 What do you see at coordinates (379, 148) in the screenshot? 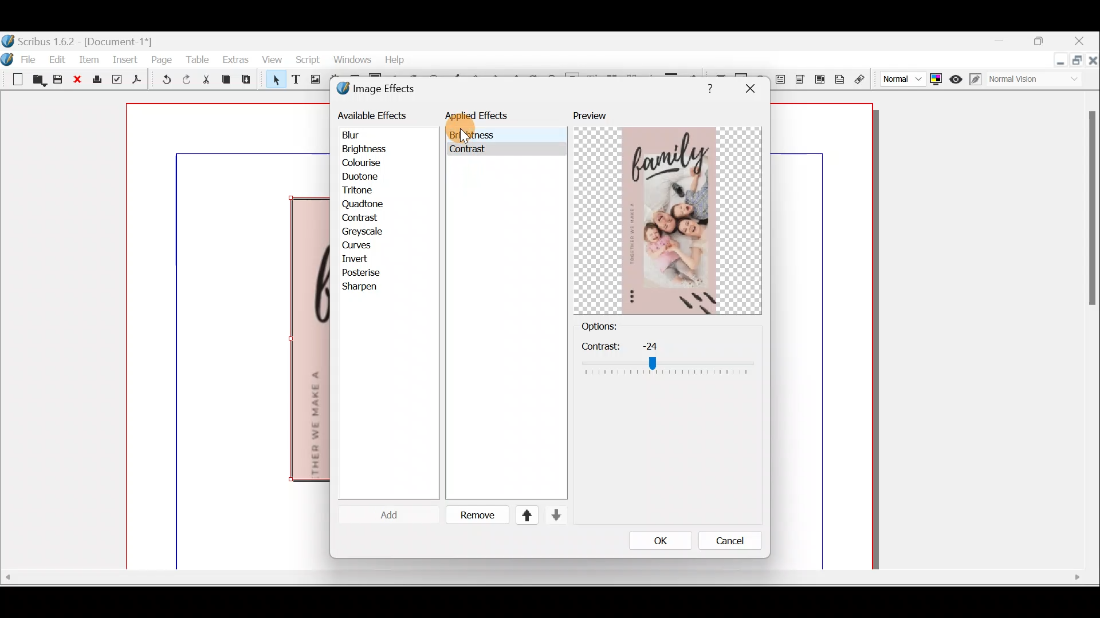
I see `Brightness` at bounding box center [379, 148].